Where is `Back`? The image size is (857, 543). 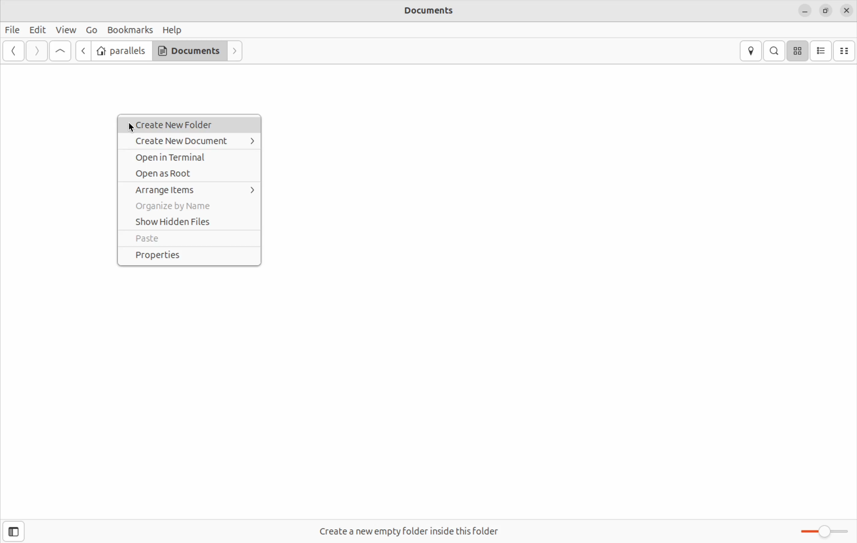
Back is located at coordinates (14, 51).